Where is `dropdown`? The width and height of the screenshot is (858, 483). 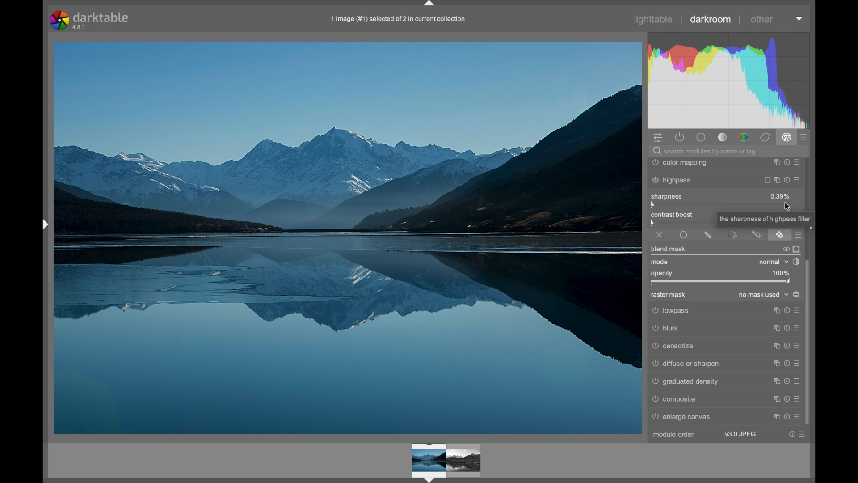 dropdown is located at coordinates (799, 19).